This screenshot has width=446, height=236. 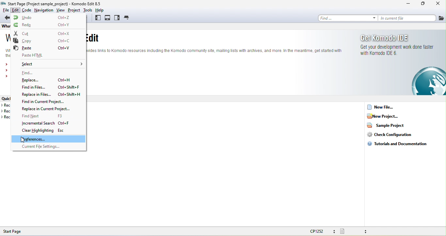 What do you see at coordinates (321, 231) in the screenshot?
I see `cp1252` at bounding box center [321, 231].